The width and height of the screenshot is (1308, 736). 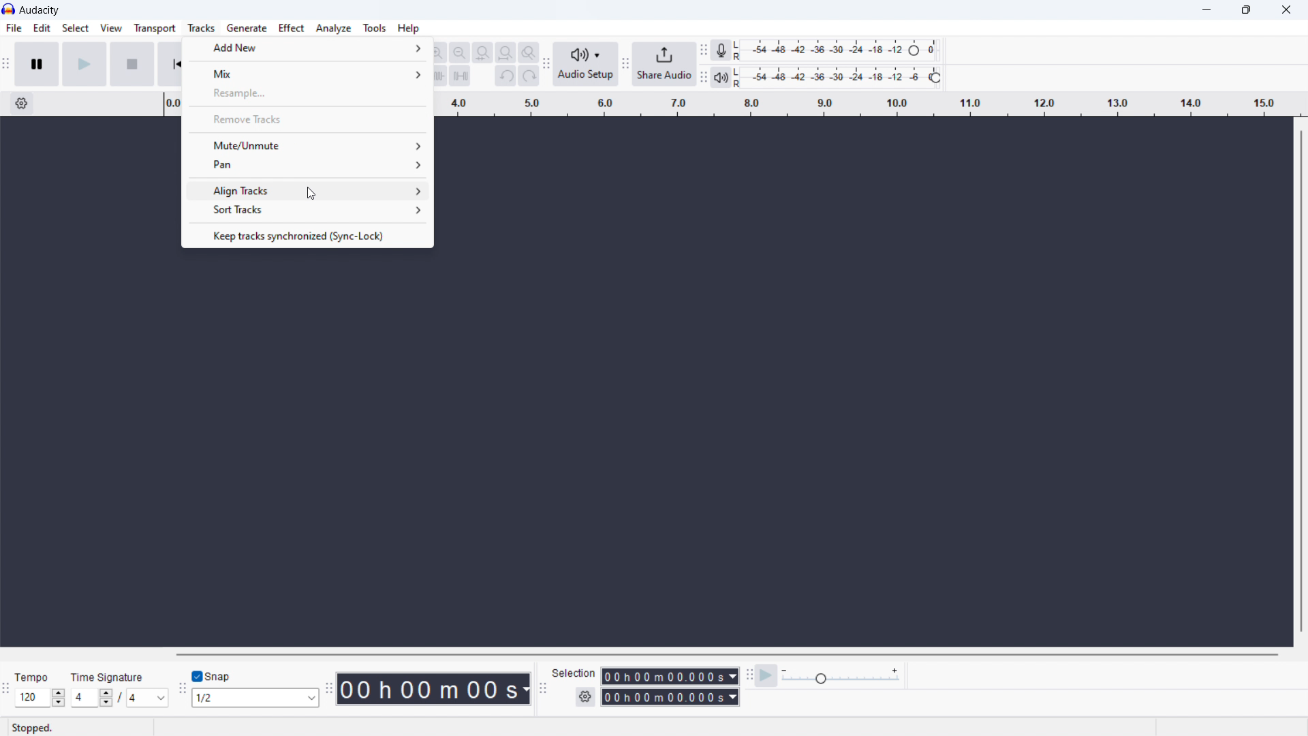 What do you see at coordinates (307, 118) in the screenshot?
I see `remove tracks` at bounding box center [307, 118].